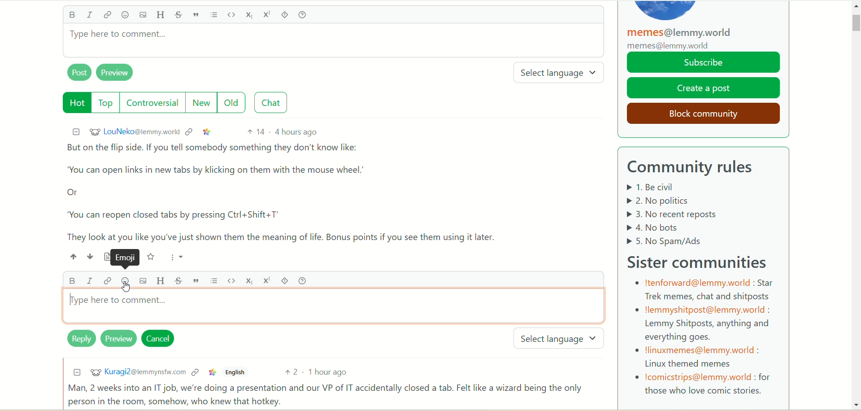  What do you see at coordinates (128, 289) in the screenshot?
I see `Pointer` at bounding box center [128, 289].